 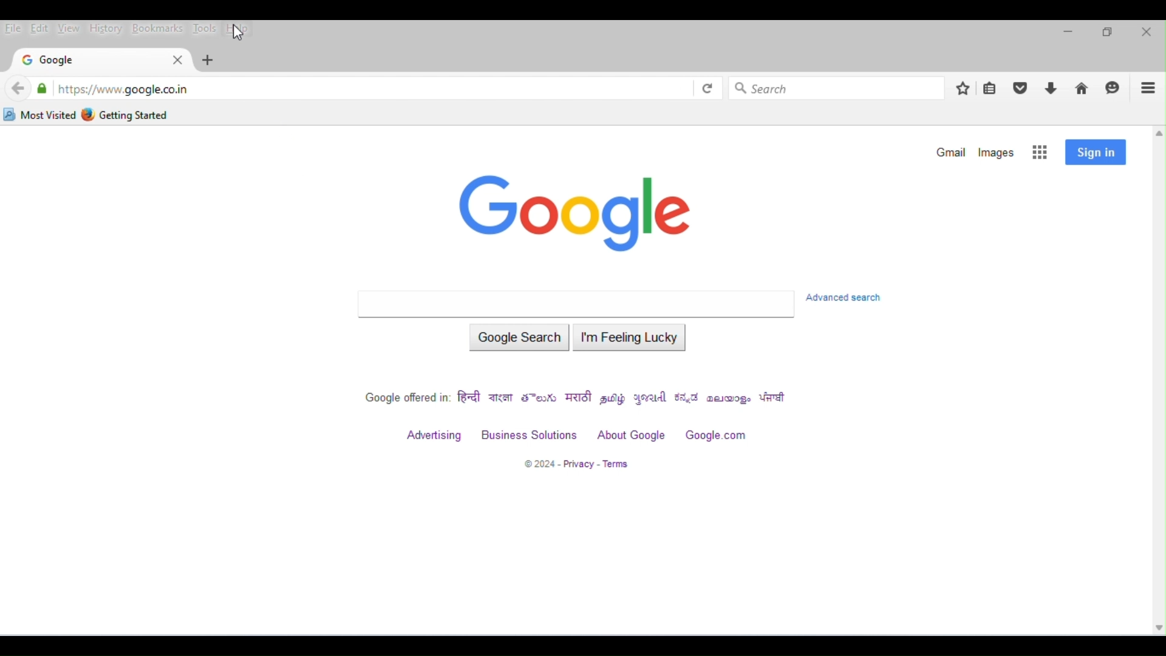 I want to click on i am feeling lucky, so click(x=632, y=340).